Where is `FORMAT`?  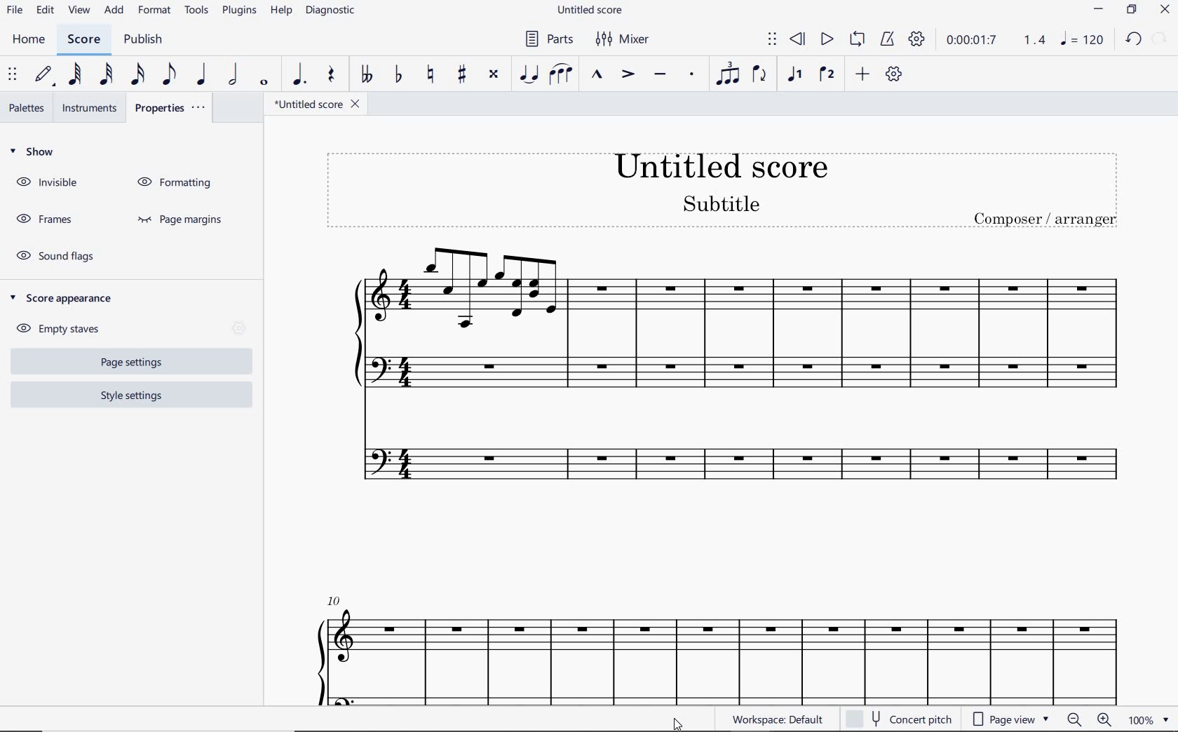
FORMAT is located at coordinates (156, 11).